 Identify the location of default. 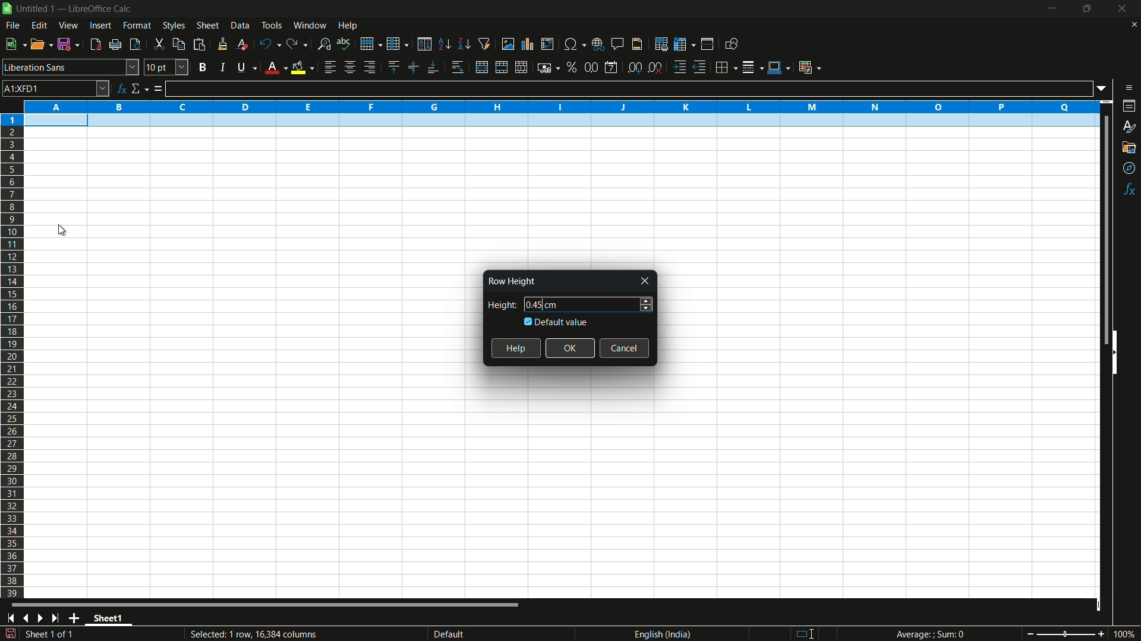
(468, 634).